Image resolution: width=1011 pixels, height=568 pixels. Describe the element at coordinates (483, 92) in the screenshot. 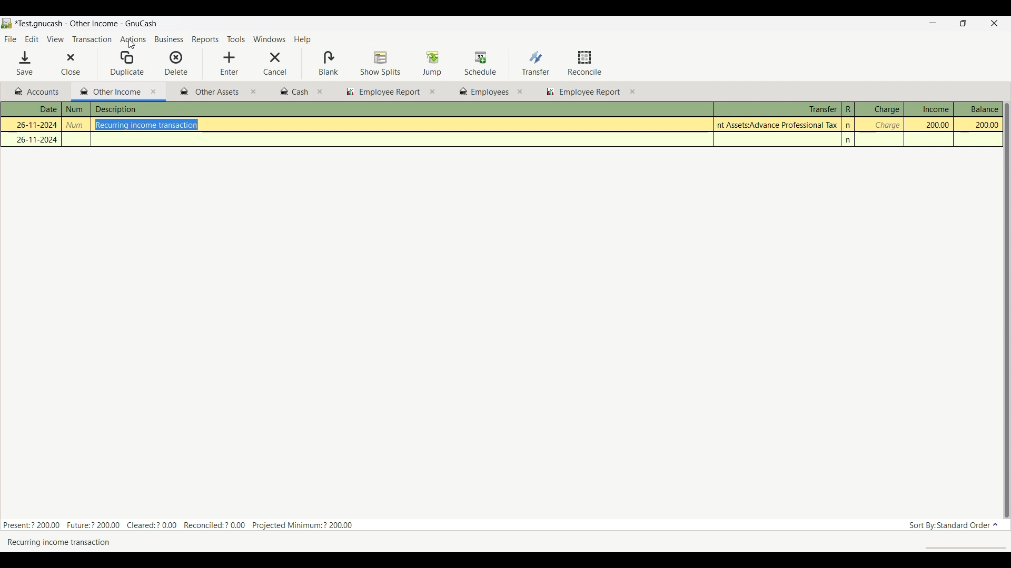

I see `employees` at that location.